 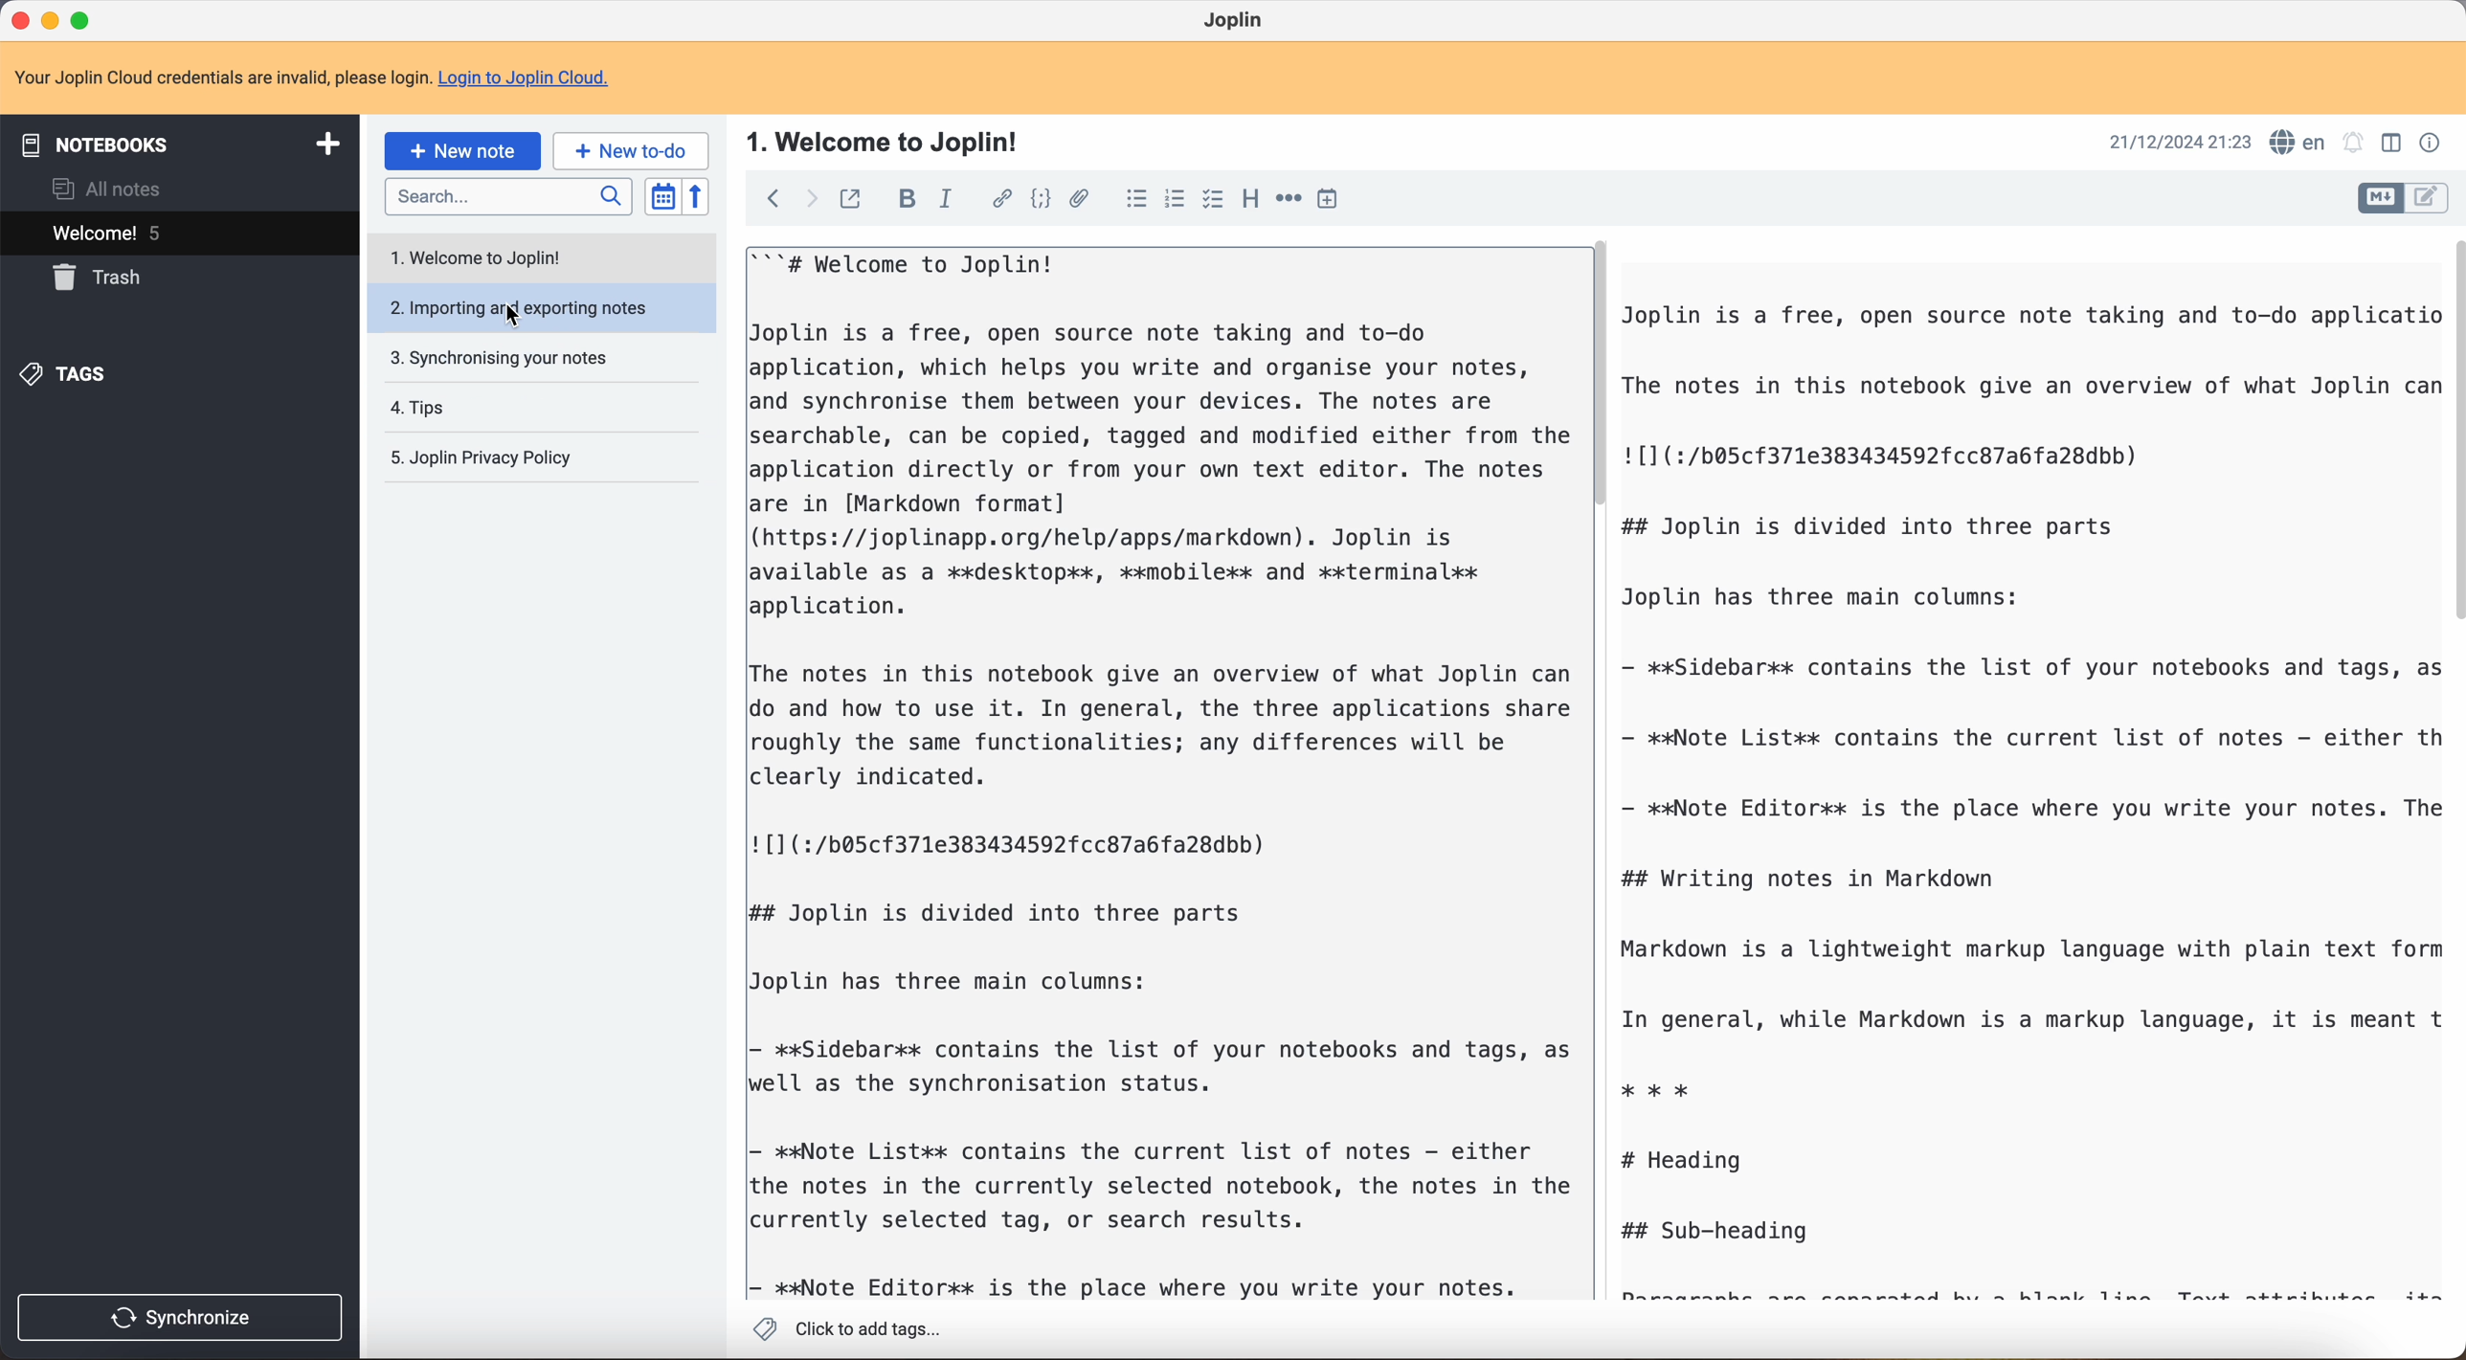 What do you see at coordinates (2031, 800) in the screenshot?
I see `Joplin is a free, open source note talking and to-do application. The notes in this notebook give an overview of what Joplin can…` at bounding box center [2031, 800].